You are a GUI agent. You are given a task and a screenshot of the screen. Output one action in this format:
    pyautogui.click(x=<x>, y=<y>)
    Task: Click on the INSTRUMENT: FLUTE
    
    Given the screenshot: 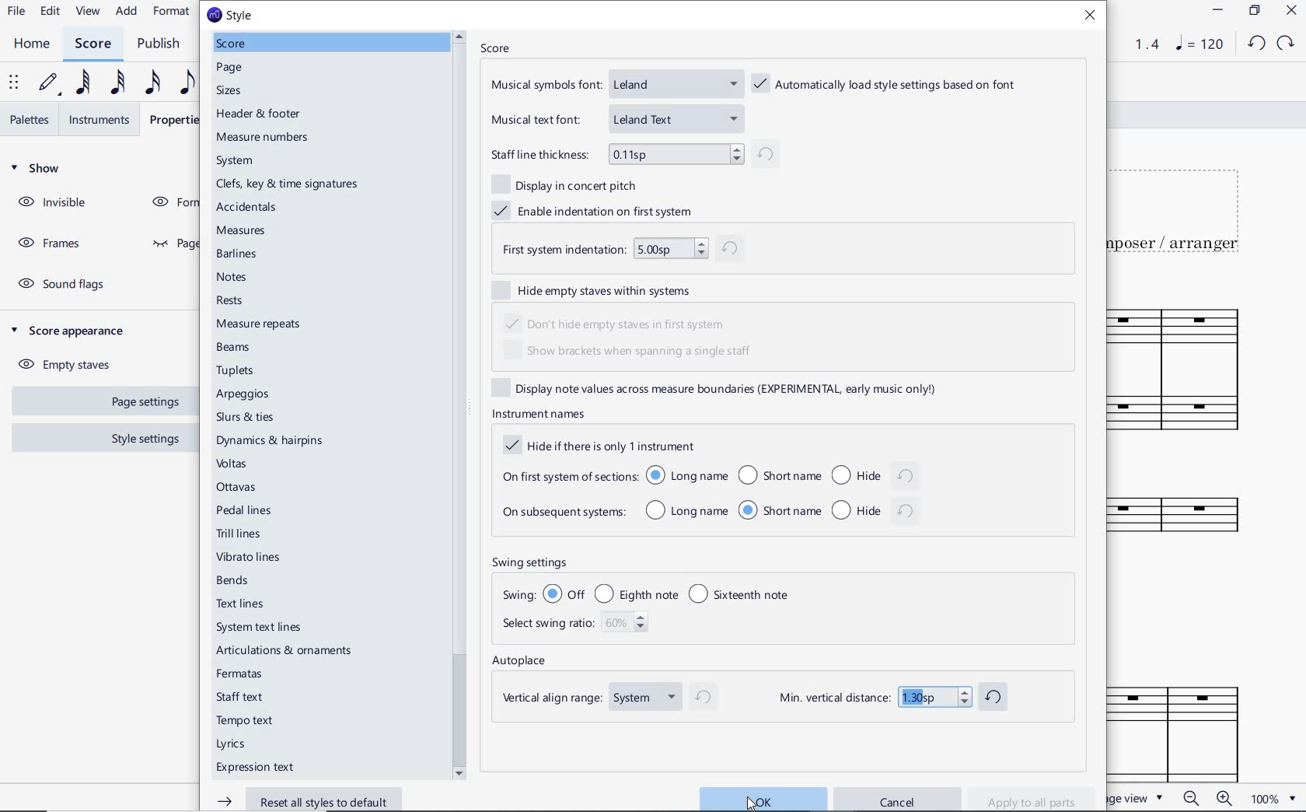 What is the action you would take?
    pyautogui.click(x=1184, y=523)
    